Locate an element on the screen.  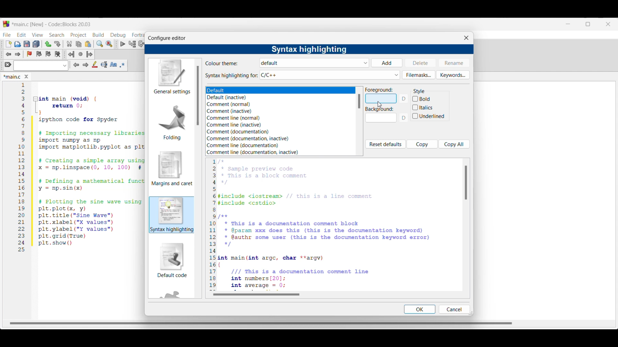
Toggle back is located at coordinates (8, 54).